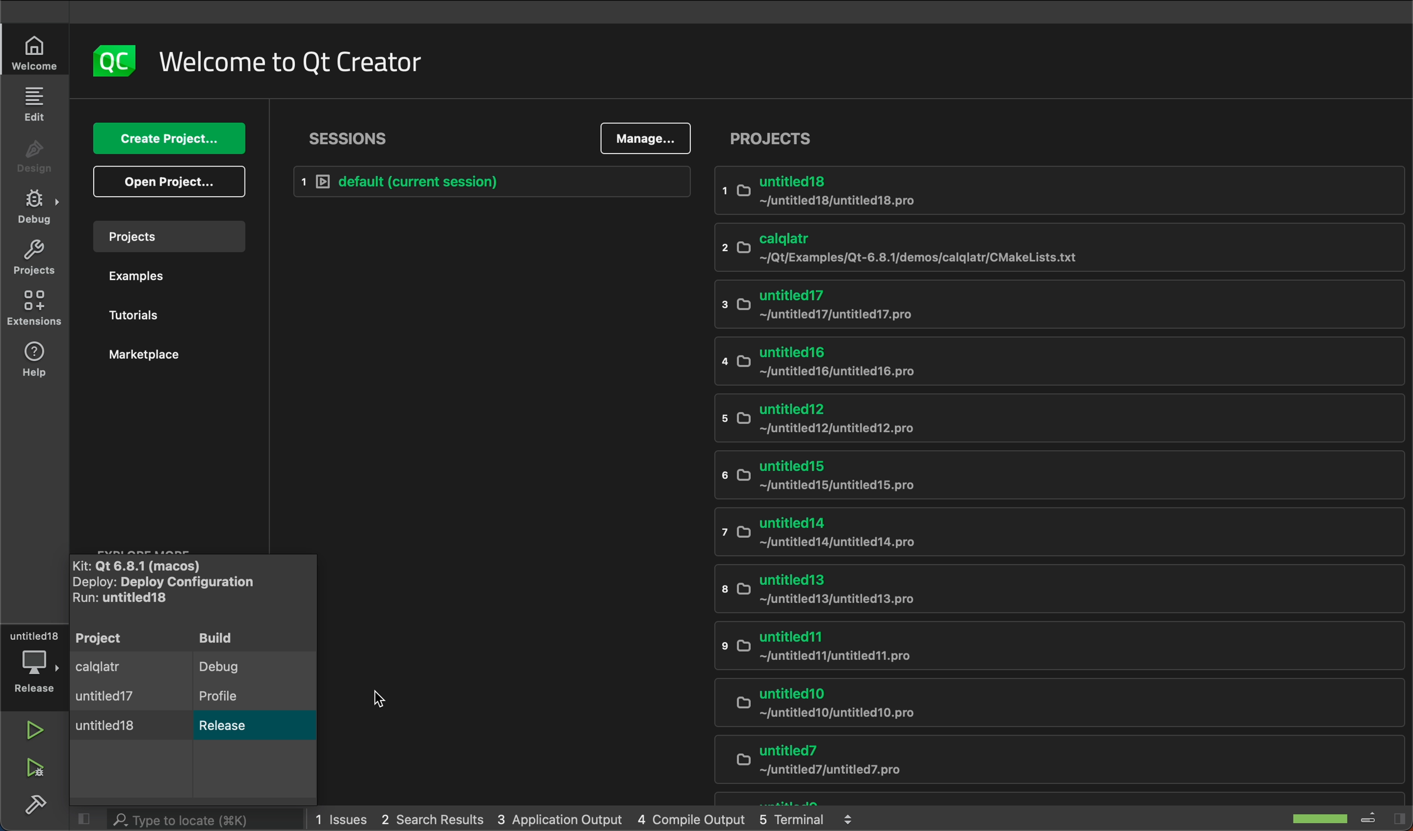  Describe the element at coordinates (649, 138) in the screenshot. I see `manage` at that location.